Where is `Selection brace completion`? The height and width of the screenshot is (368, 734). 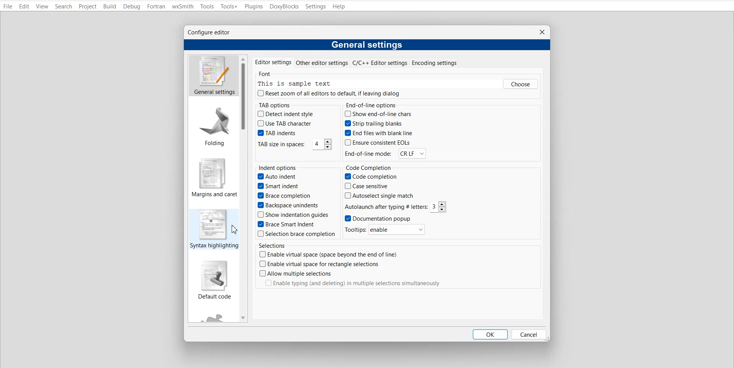
Selection brace completion is located at coordinates (297, 234).